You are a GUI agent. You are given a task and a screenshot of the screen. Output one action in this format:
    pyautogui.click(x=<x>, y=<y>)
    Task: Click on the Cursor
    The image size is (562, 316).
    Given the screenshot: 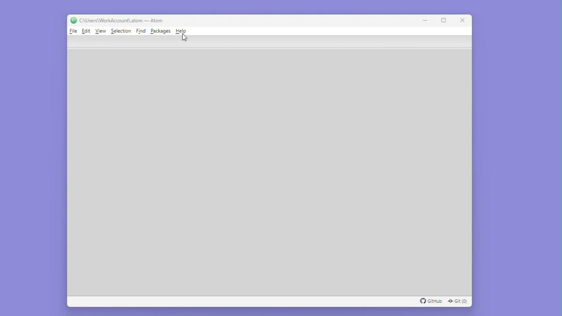 What is the action you would take?
    pyautogui.click(x=184, y=37)
    